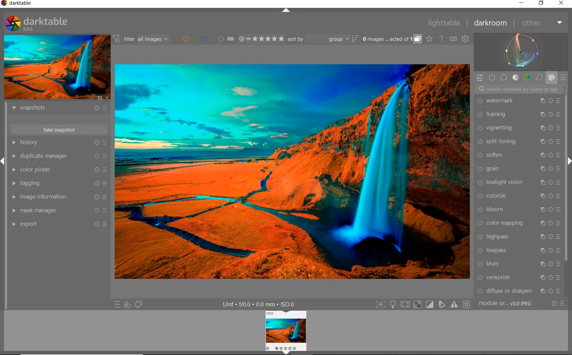 This screenshot has width=572, height=355. What do you see at coordinates (287, 12) in the screenshot?
I see `EXPAND/COLLAPSE` at bounding box center [287, 12].